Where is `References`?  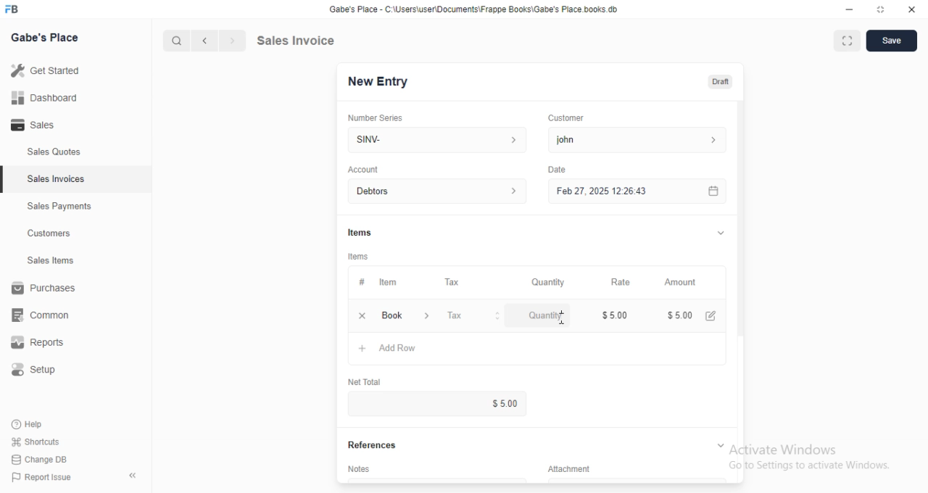 References is located at coordinates (370, 446).